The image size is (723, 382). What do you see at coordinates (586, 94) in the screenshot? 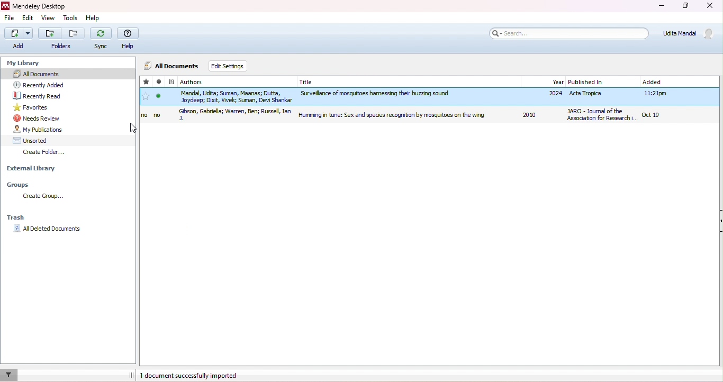
I see `Acta Tropica` at bounding box center [586, 94].